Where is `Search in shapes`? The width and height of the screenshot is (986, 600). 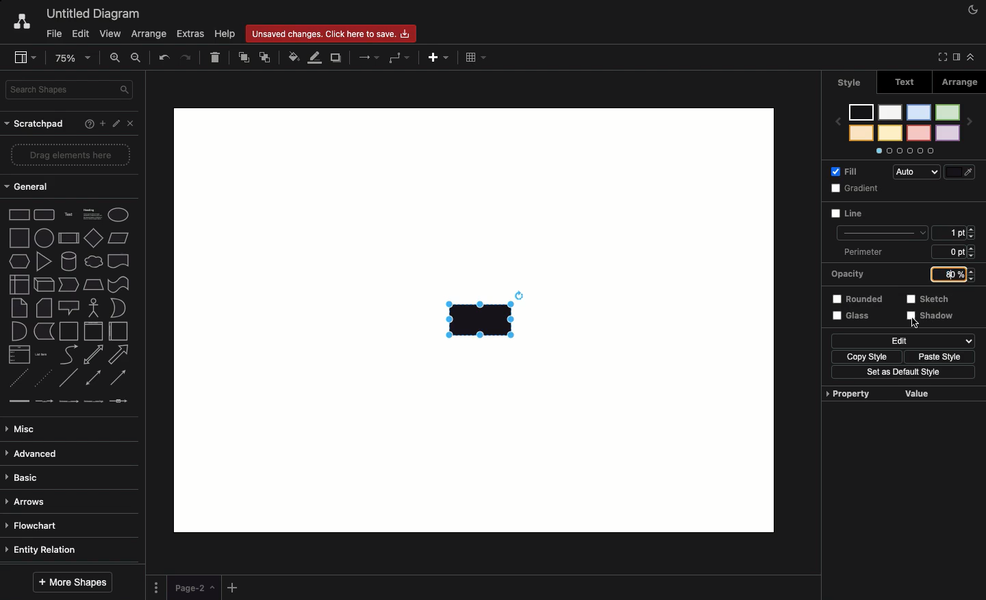
Search in shapes is located at coordinates (72, 89).